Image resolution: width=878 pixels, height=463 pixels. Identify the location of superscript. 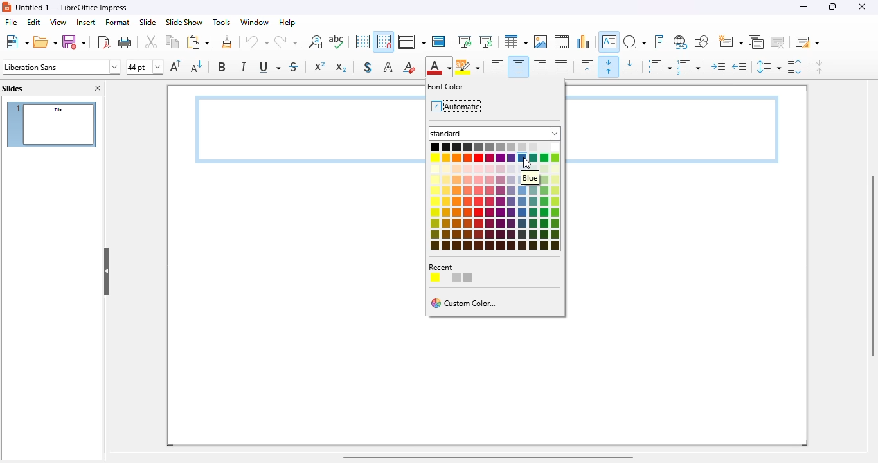
(320, 66).